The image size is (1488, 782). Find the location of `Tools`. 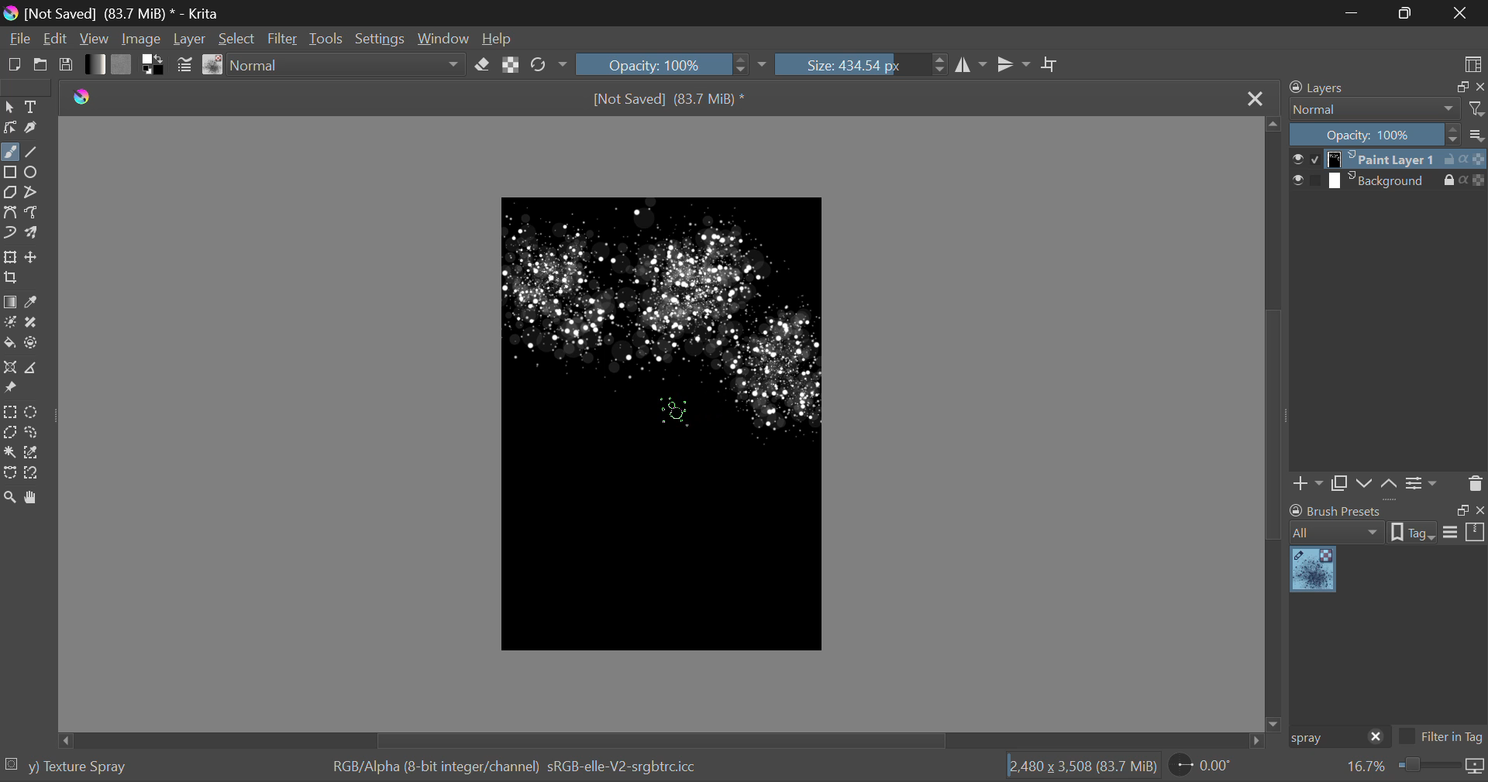

Tools is located at coordinates (329, 38).